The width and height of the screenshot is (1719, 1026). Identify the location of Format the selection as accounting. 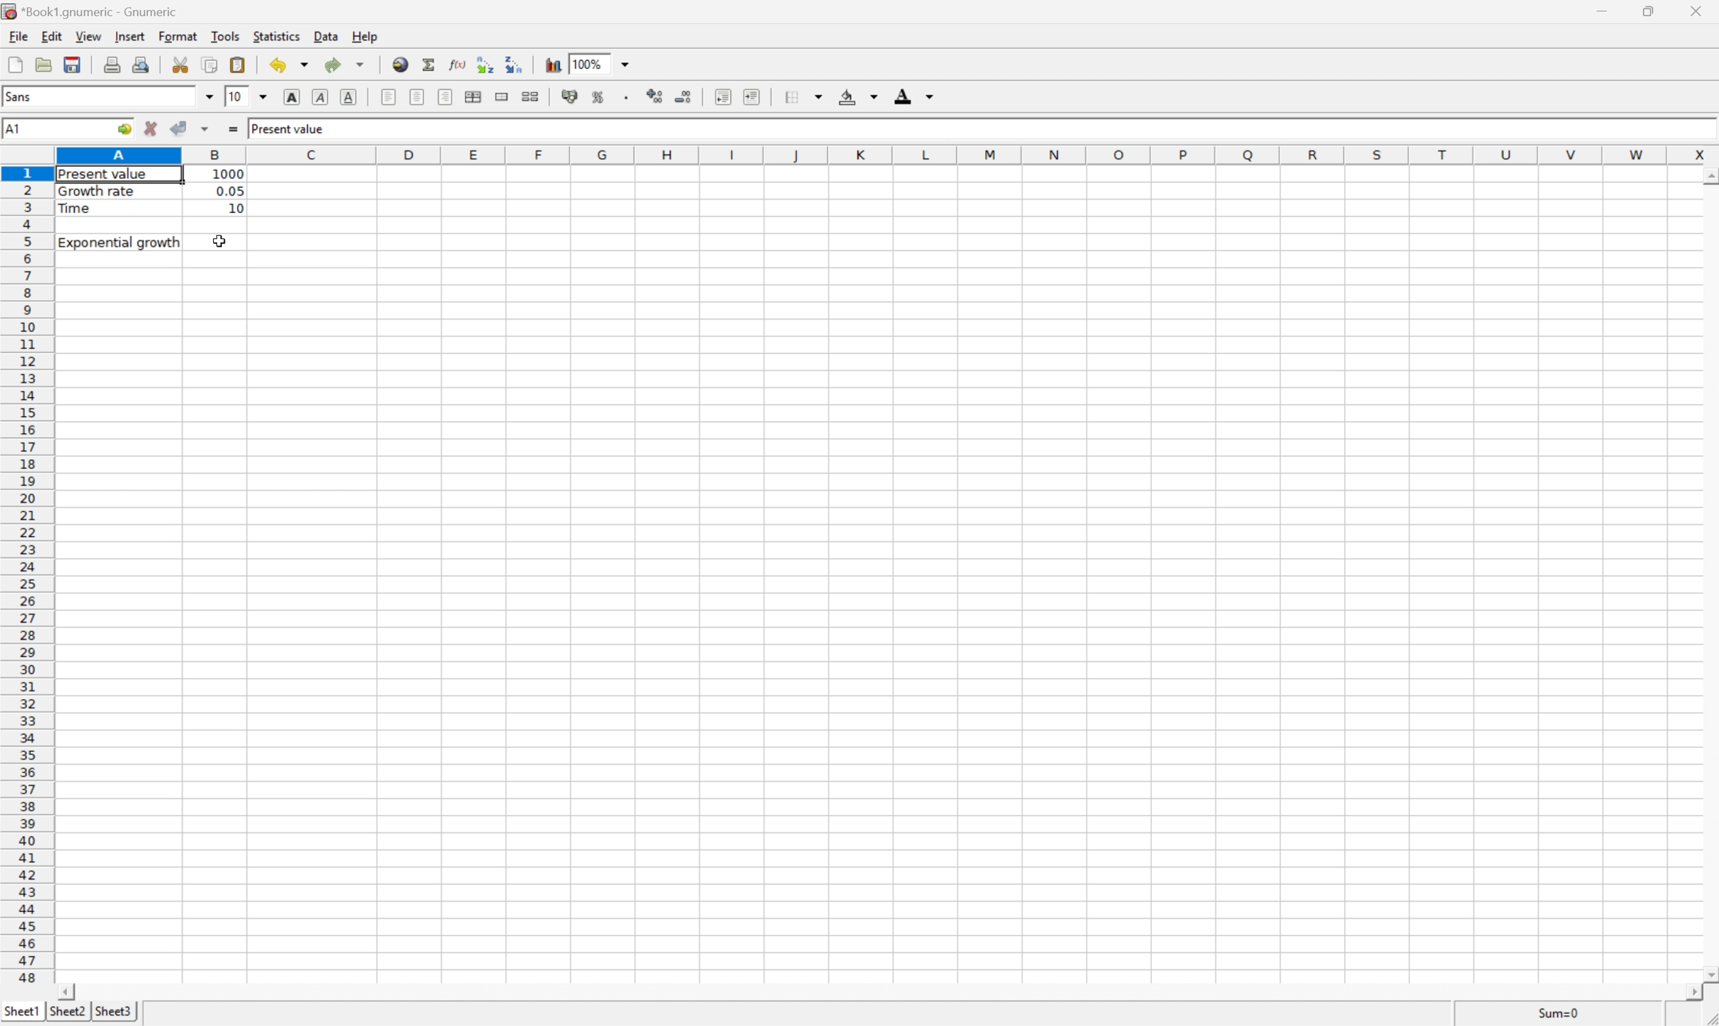
(571, 95).